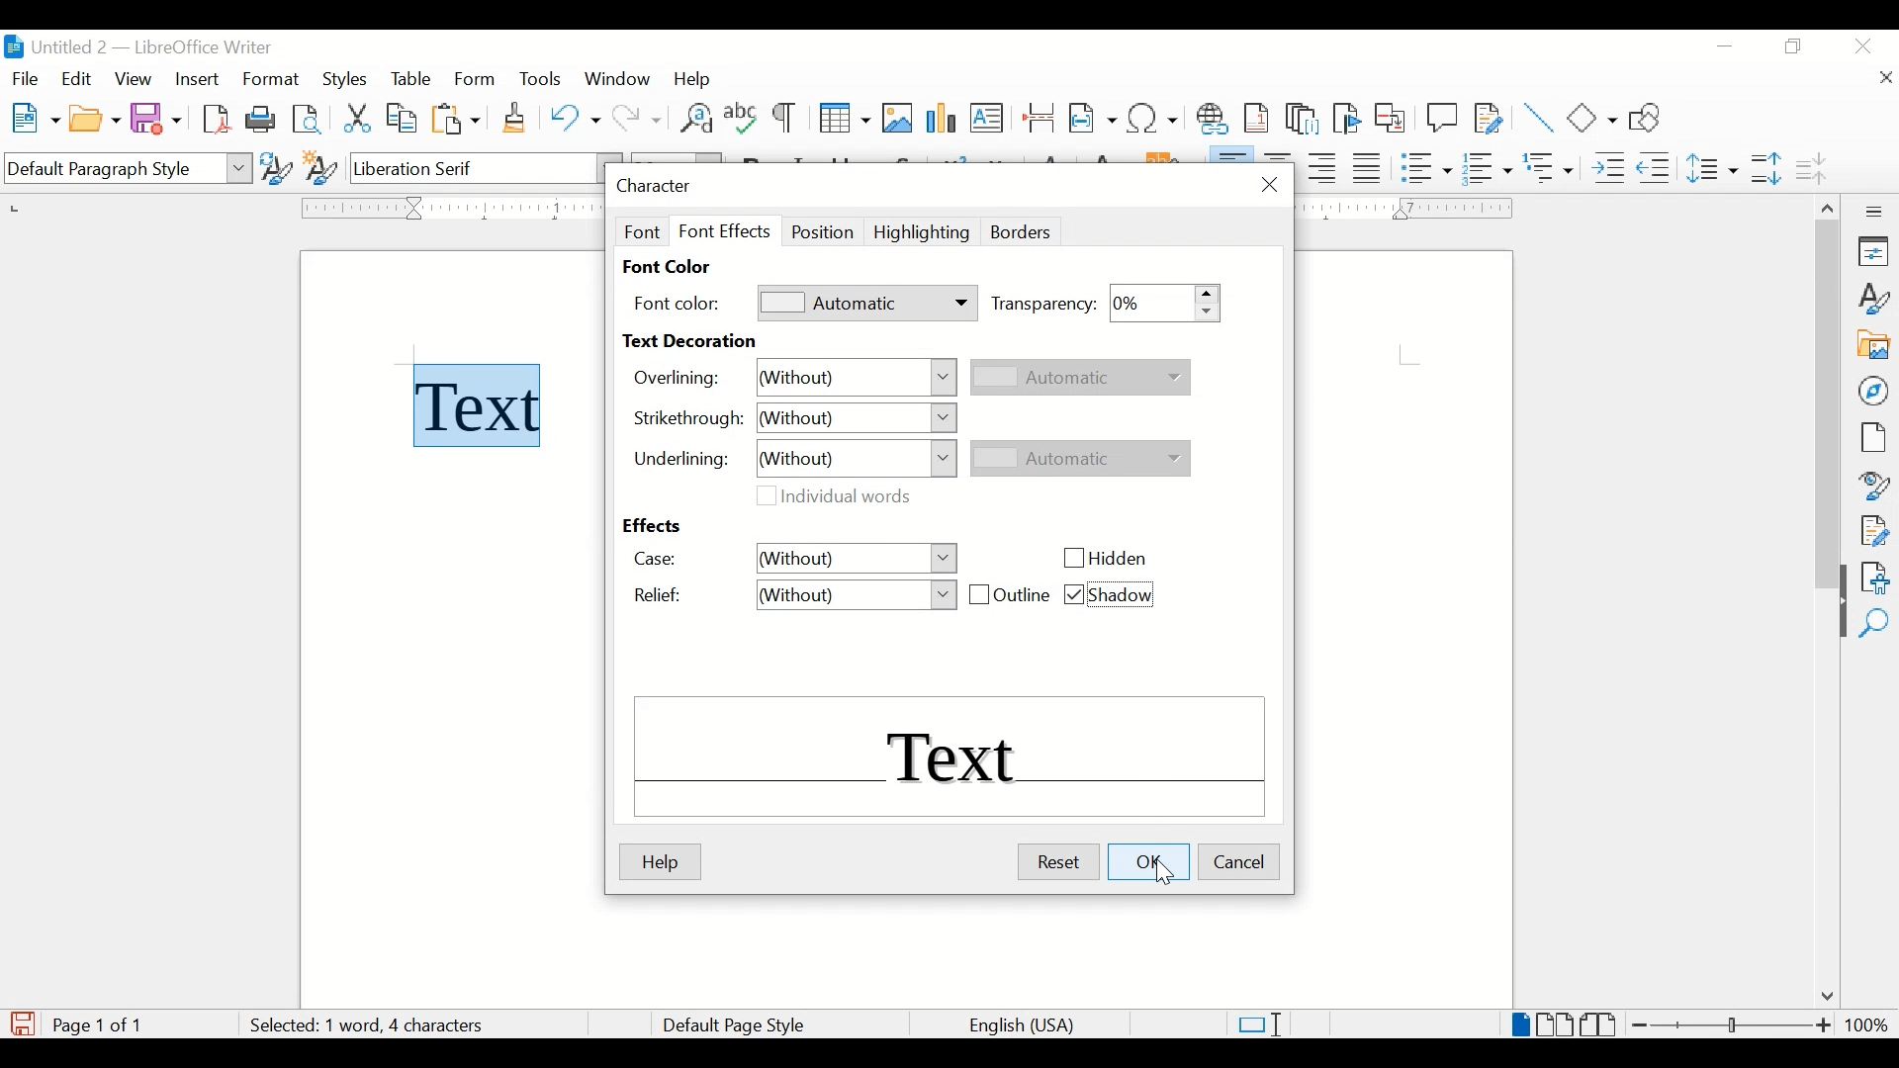  What do you see at coordinates (679, 461) in the screenshot?
I see `underlining:` at bounding box center [679, 461].